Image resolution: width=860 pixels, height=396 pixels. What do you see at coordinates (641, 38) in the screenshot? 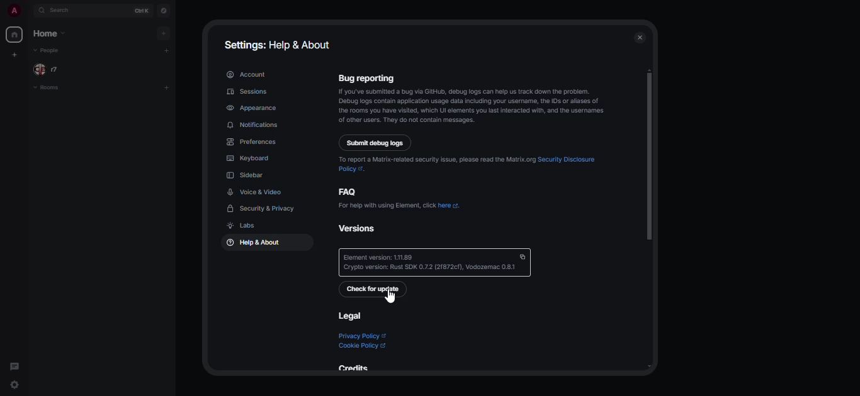
I see `close` at bounding box center [641, 38].